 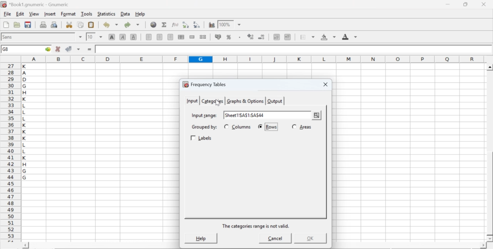 What do you see at coordinates (240, 25) in the screenshot?
I see `drop down` at bounding box center [240, 25].